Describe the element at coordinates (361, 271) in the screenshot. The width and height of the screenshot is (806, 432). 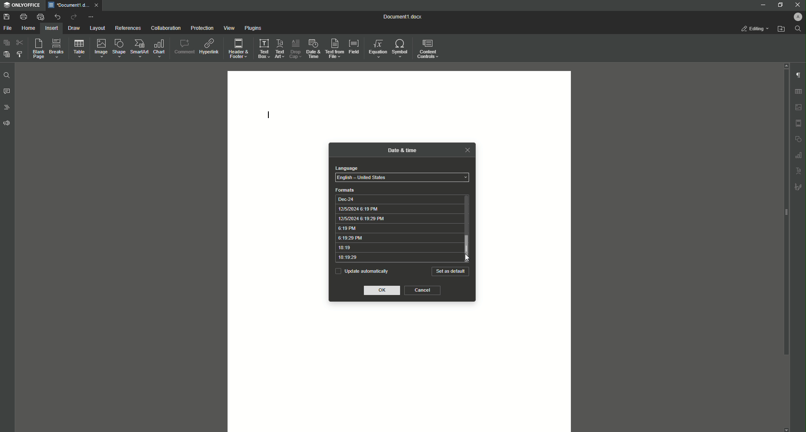
I see `Update automatically` at that location.